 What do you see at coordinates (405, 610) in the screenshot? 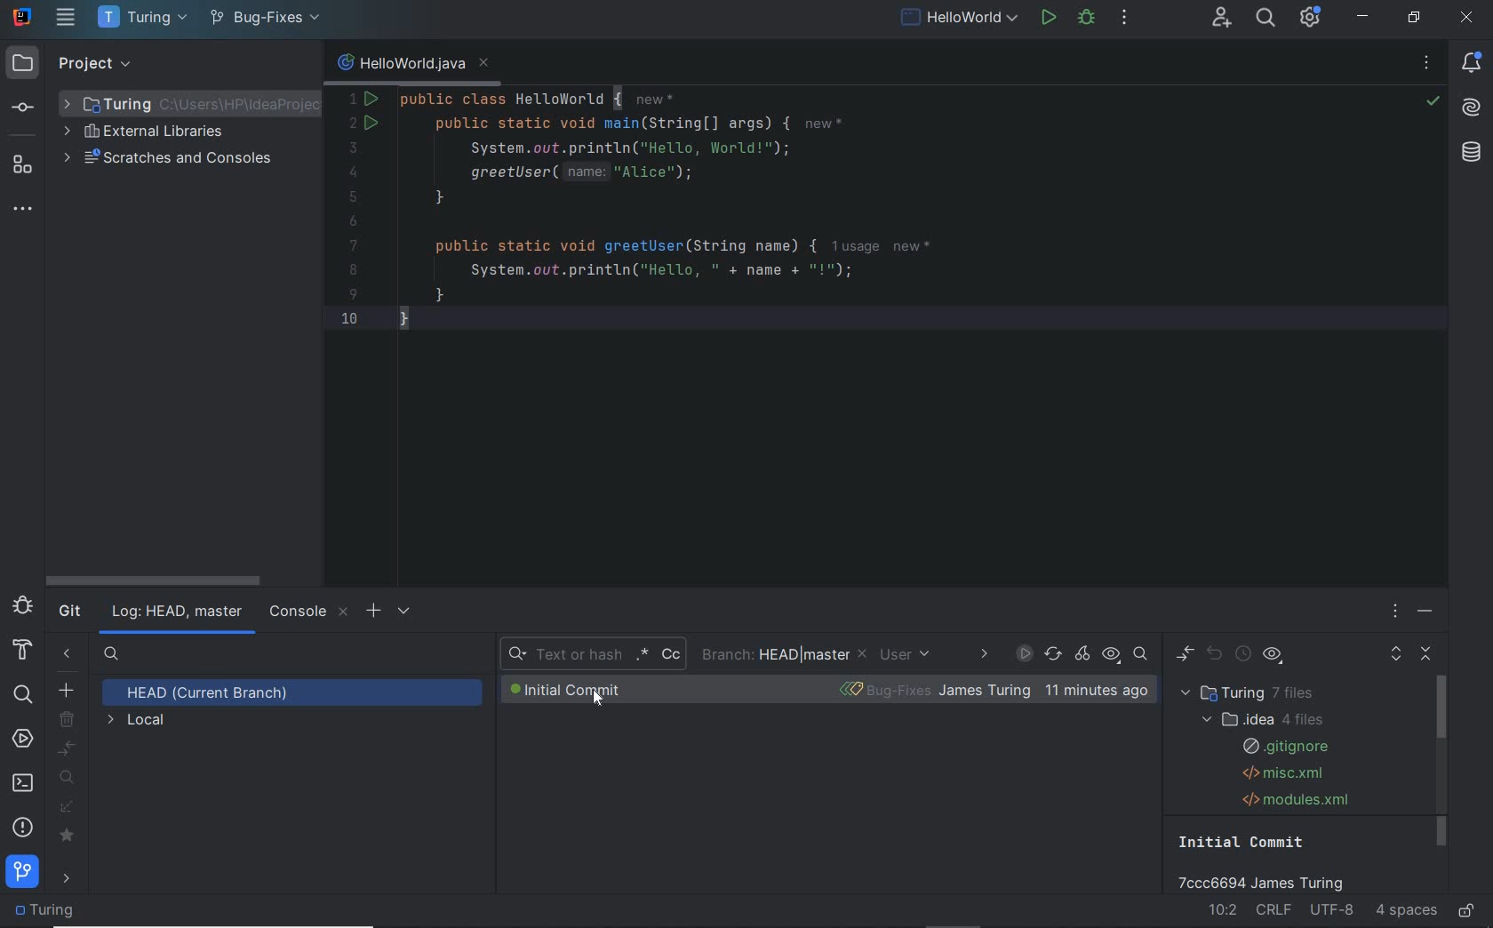
I see `SETTINGS` at bounding box center [405, 610].